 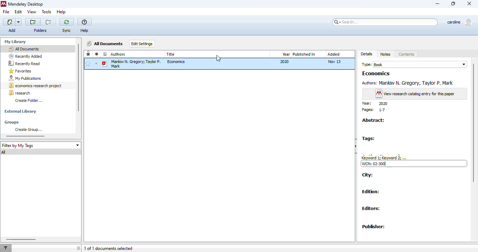 I want to click on external library, so click(x=21, y=111).